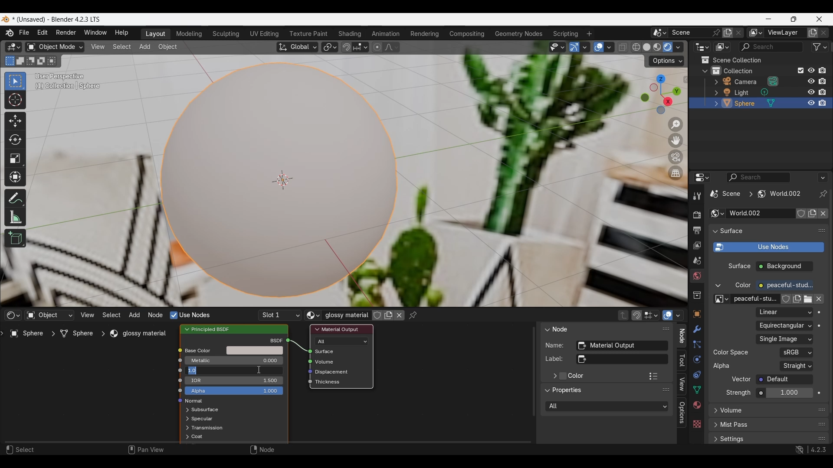 This screenshot has height=468, width=833. What do you see at coordinates (819, 326) in the screenshot?
I see `Animate property` at bounding box center [819, 326].